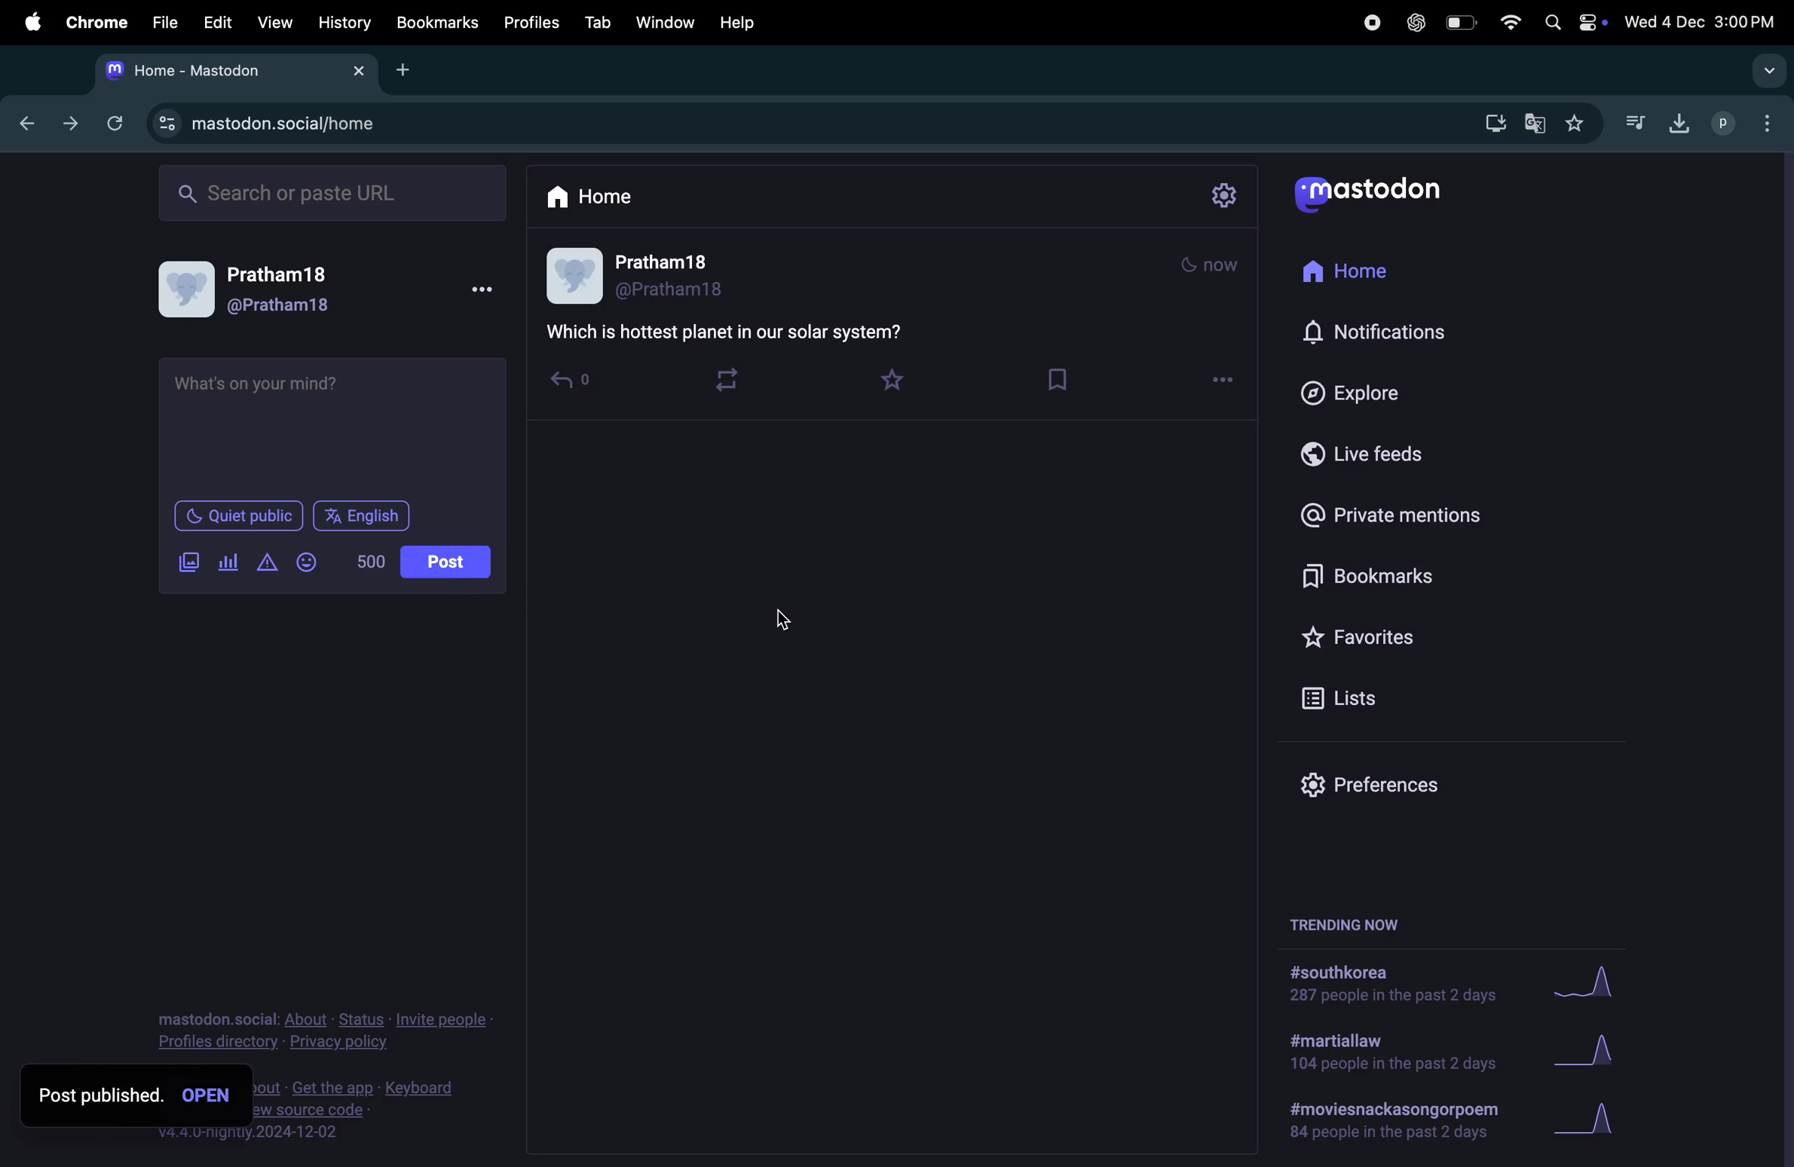  What do you see at coordinates (1214, 263) in the screenshot?
I see `mode` at bounding box center [1214, 263].